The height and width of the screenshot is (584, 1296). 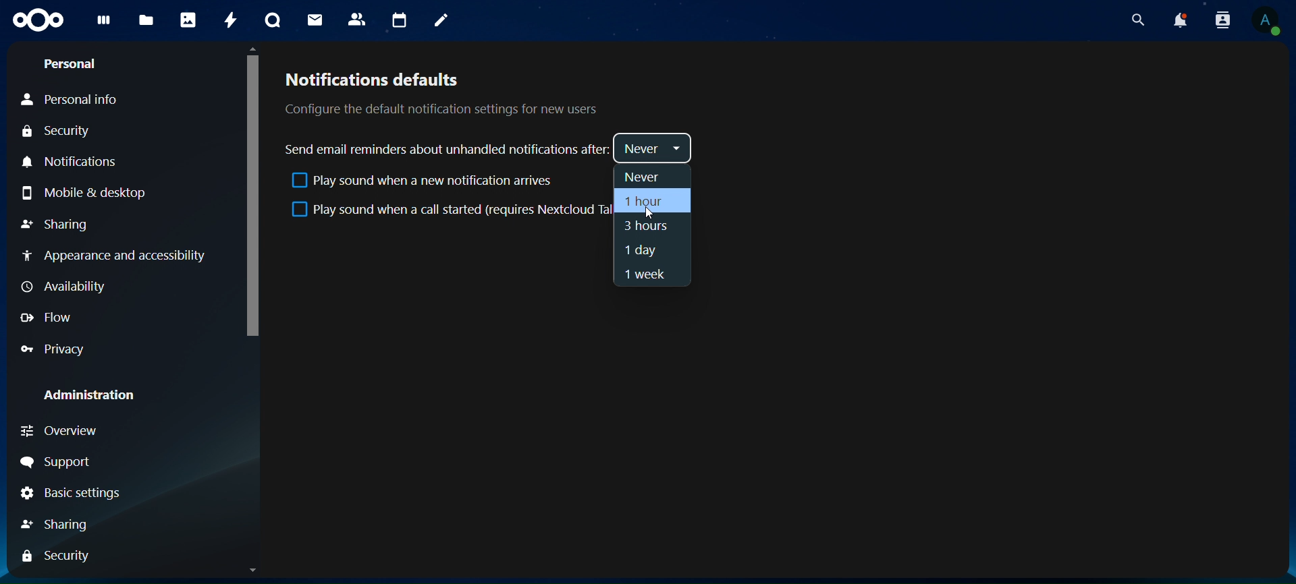 What do you see at coordinates (55, 132) in the screenshot?
I see `Security` at bounding box center [55, 132].